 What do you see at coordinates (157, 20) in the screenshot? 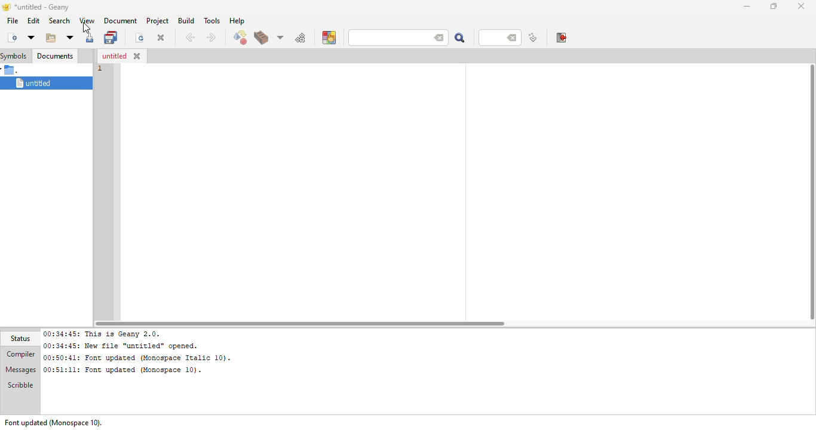
I see `project` at bounding box center [157, 20].